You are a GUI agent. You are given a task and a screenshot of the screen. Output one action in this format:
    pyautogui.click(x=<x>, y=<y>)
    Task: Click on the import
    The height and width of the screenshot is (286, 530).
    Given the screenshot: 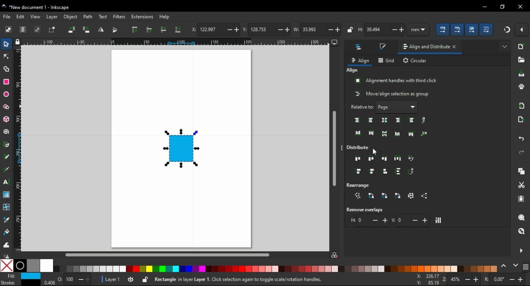 What is the action you would take?
    pyautogui.click(x=523, y=105)
    